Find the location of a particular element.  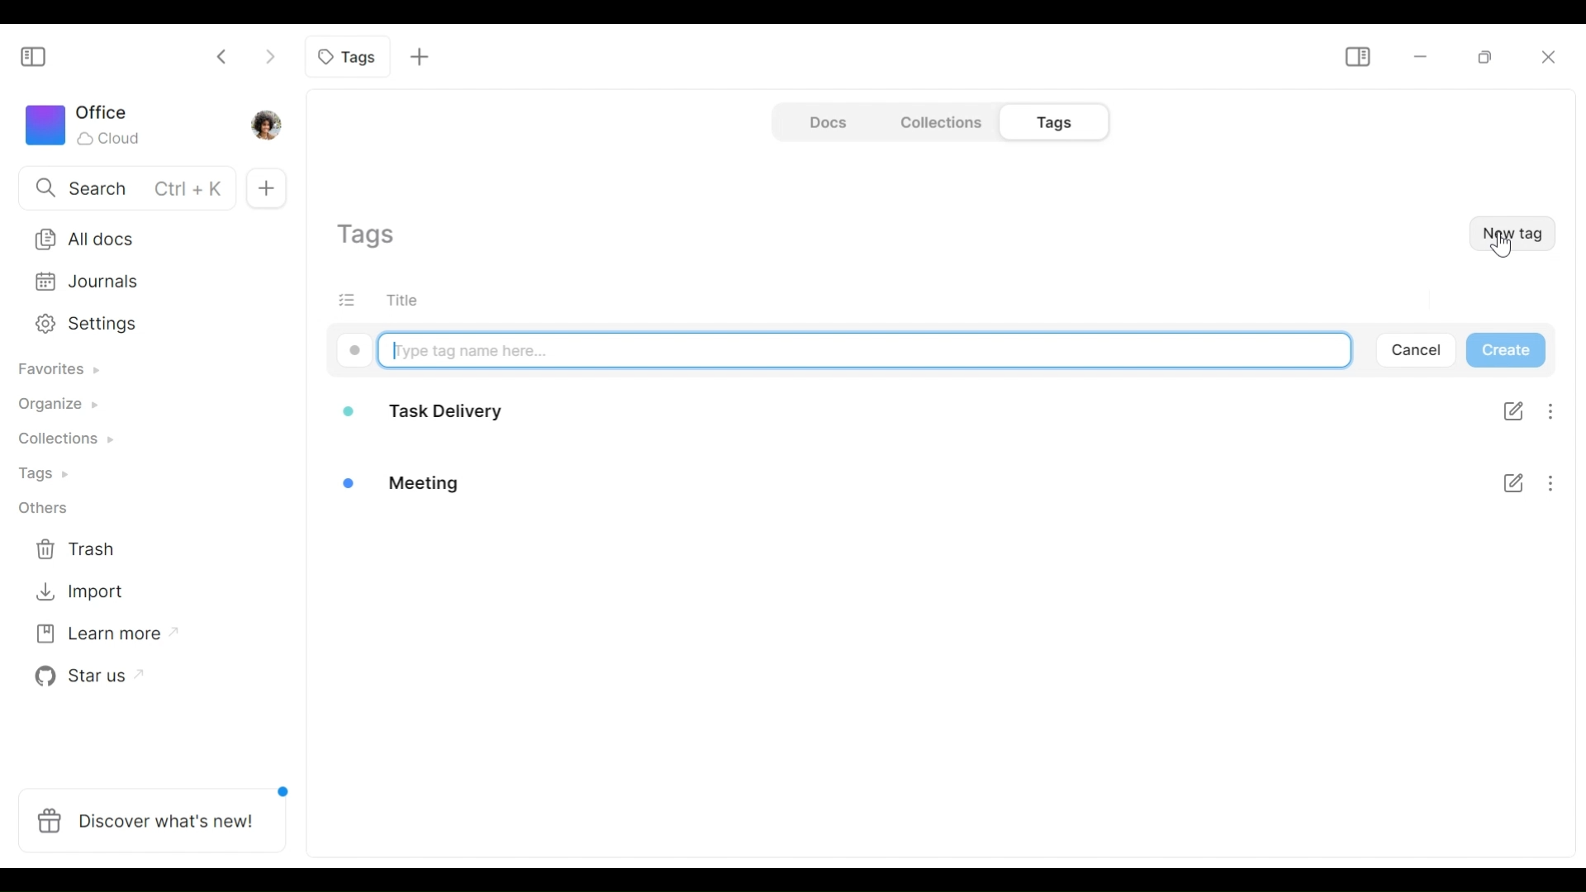

Workspace is located at coordinates (95, 123).